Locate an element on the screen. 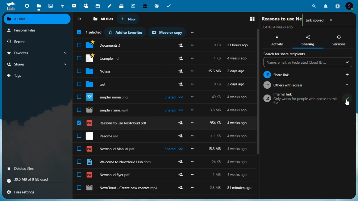 Image resolution: width=358 pixels, height=201 pixels. deck is located at coordinates (121, 6).